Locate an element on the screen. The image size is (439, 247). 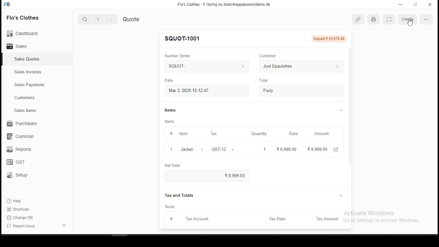
setup is located at coordinates (23, 175).